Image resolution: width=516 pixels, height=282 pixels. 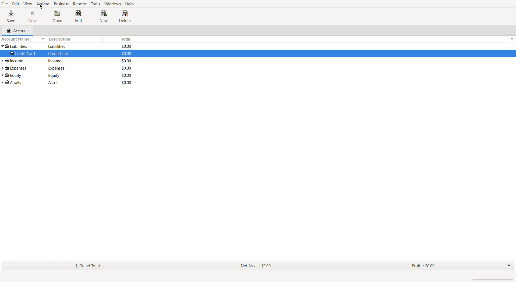 What do you see at coordinates (131, 3) in the screenshot?
I see `Help` at bounding box center [131, 3].